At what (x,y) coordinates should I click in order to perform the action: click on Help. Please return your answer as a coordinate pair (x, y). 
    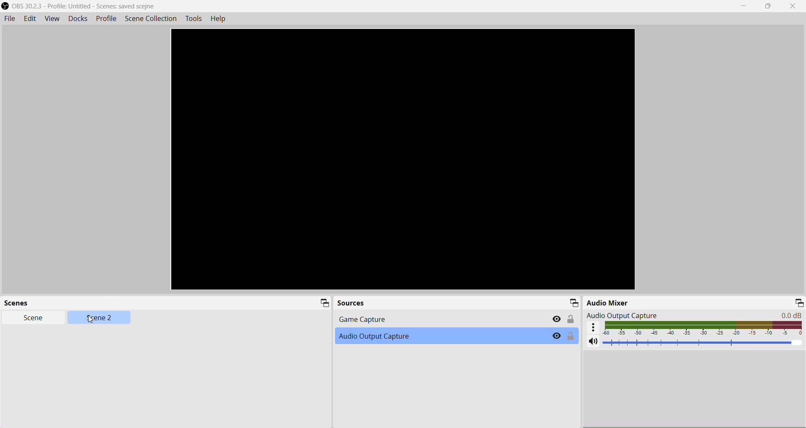
    Looking at the image, I should click on (218, 18).